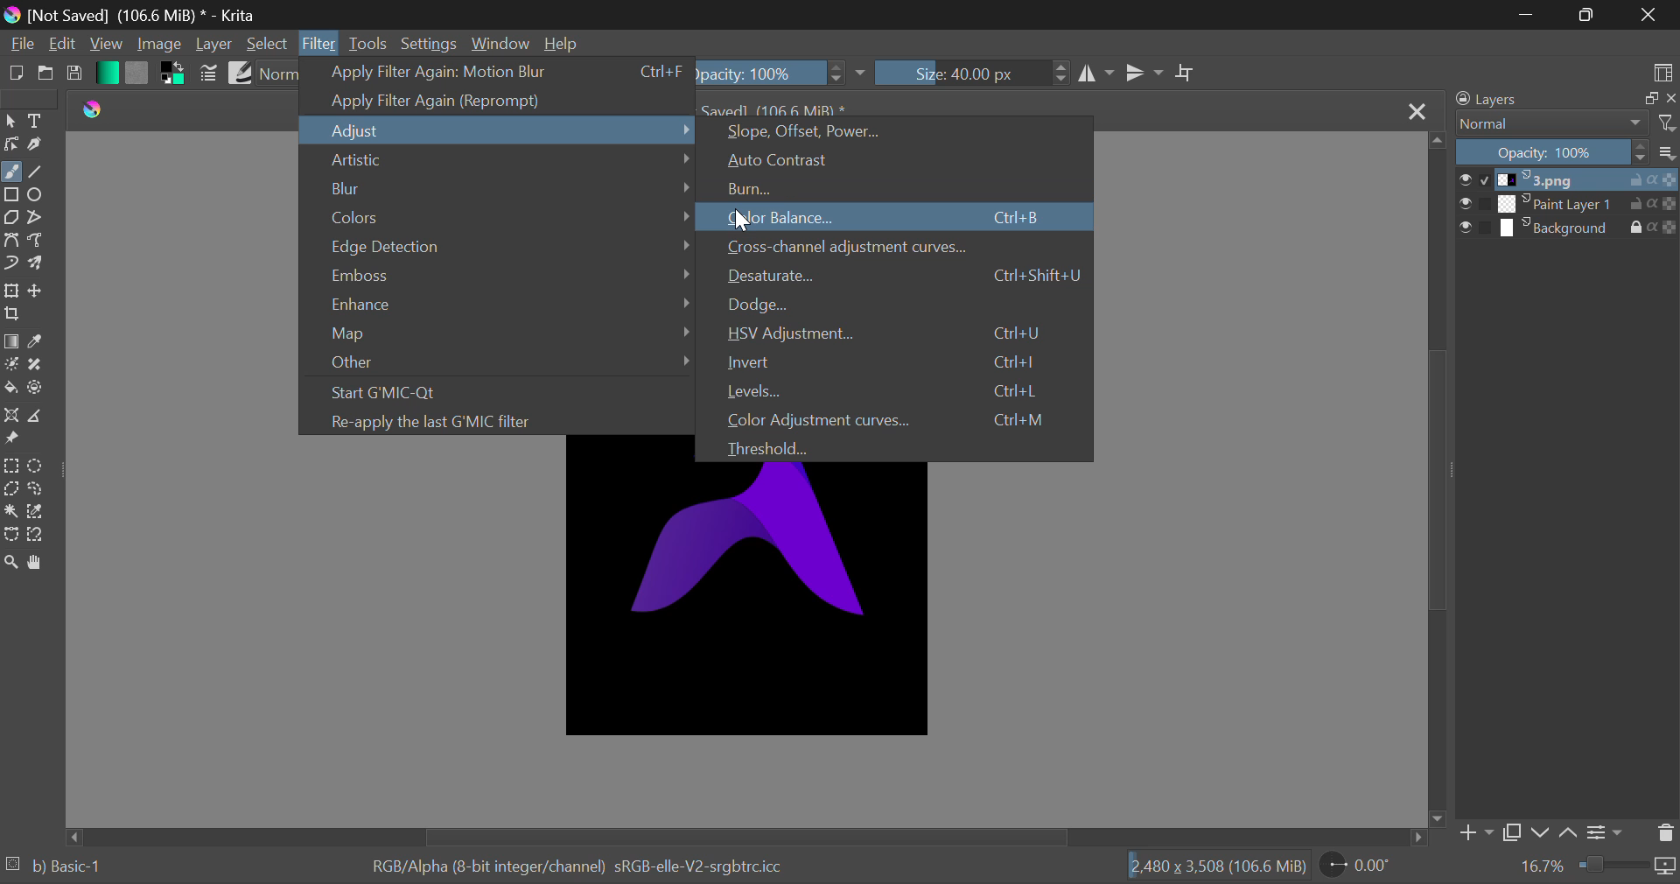 The height and width of the screenshot is (884, 1680). What do you see at coordinates (269, 44) in the screenshot?
I see `Select` at bounding box center [269, 44].